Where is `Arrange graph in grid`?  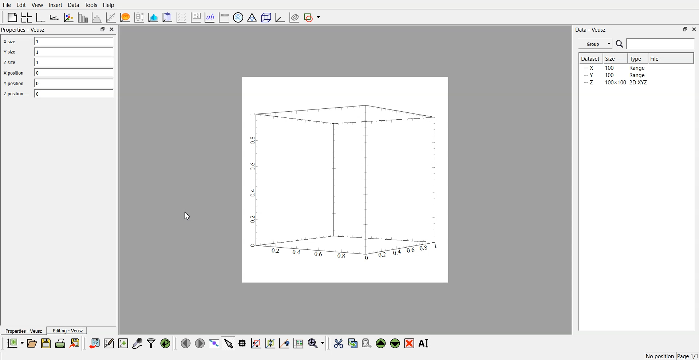 Arrange graph in grid is located at coordinates (27, 18).